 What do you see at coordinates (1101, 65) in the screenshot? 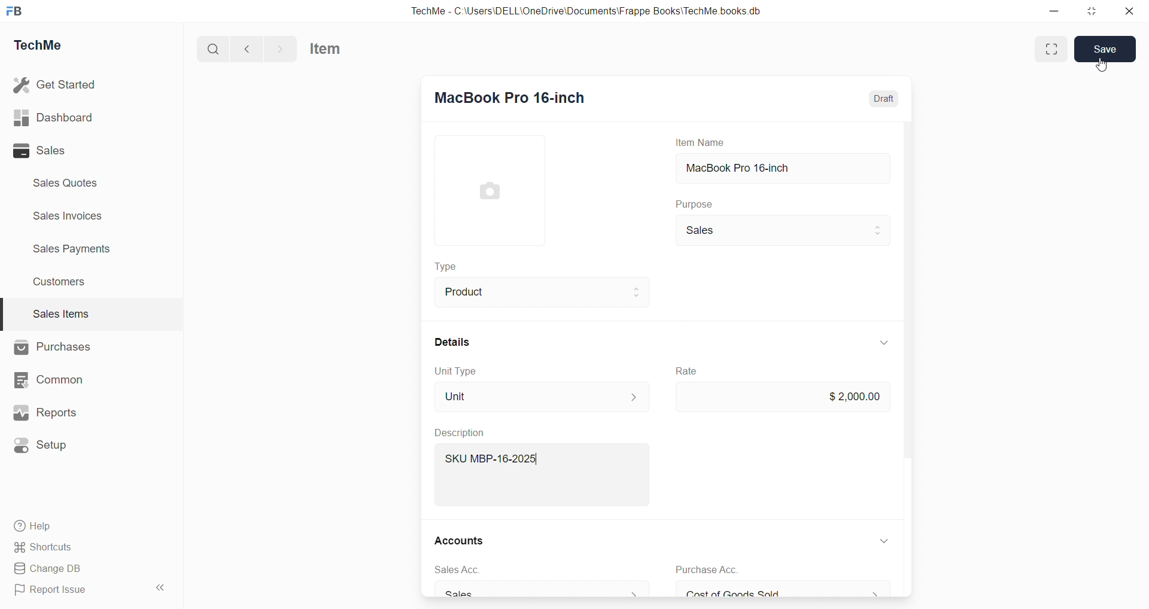
I see `cursor` at bounding box center [1101, 65].